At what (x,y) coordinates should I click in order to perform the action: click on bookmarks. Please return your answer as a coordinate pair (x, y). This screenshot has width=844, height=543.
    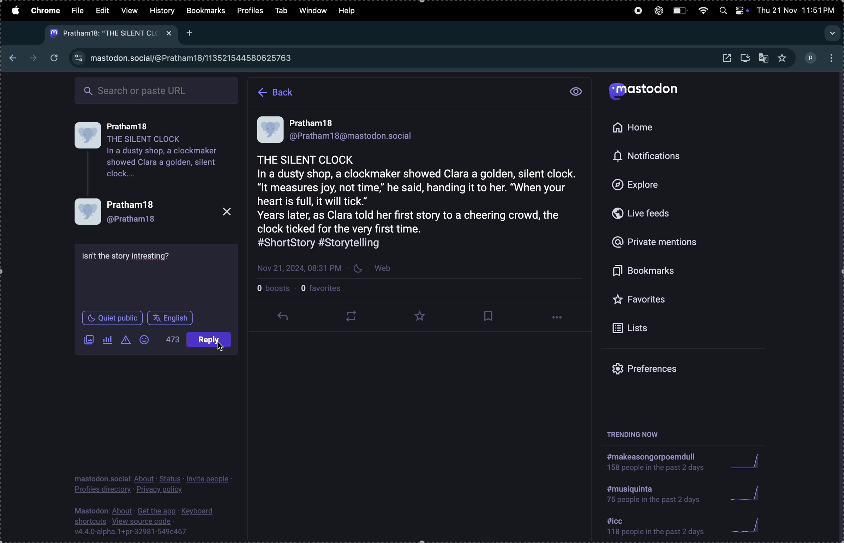
    Looking at the image, I should click on (205, 12).